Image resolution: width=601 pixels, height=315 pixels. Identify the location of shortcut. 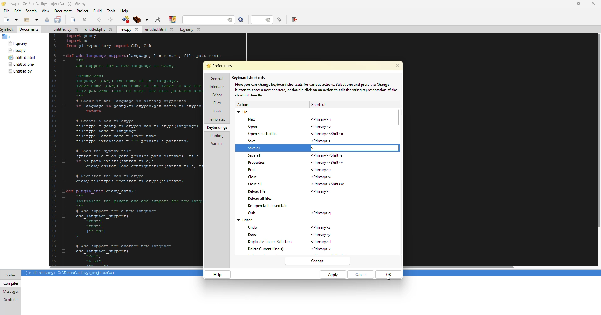
(322, 127).